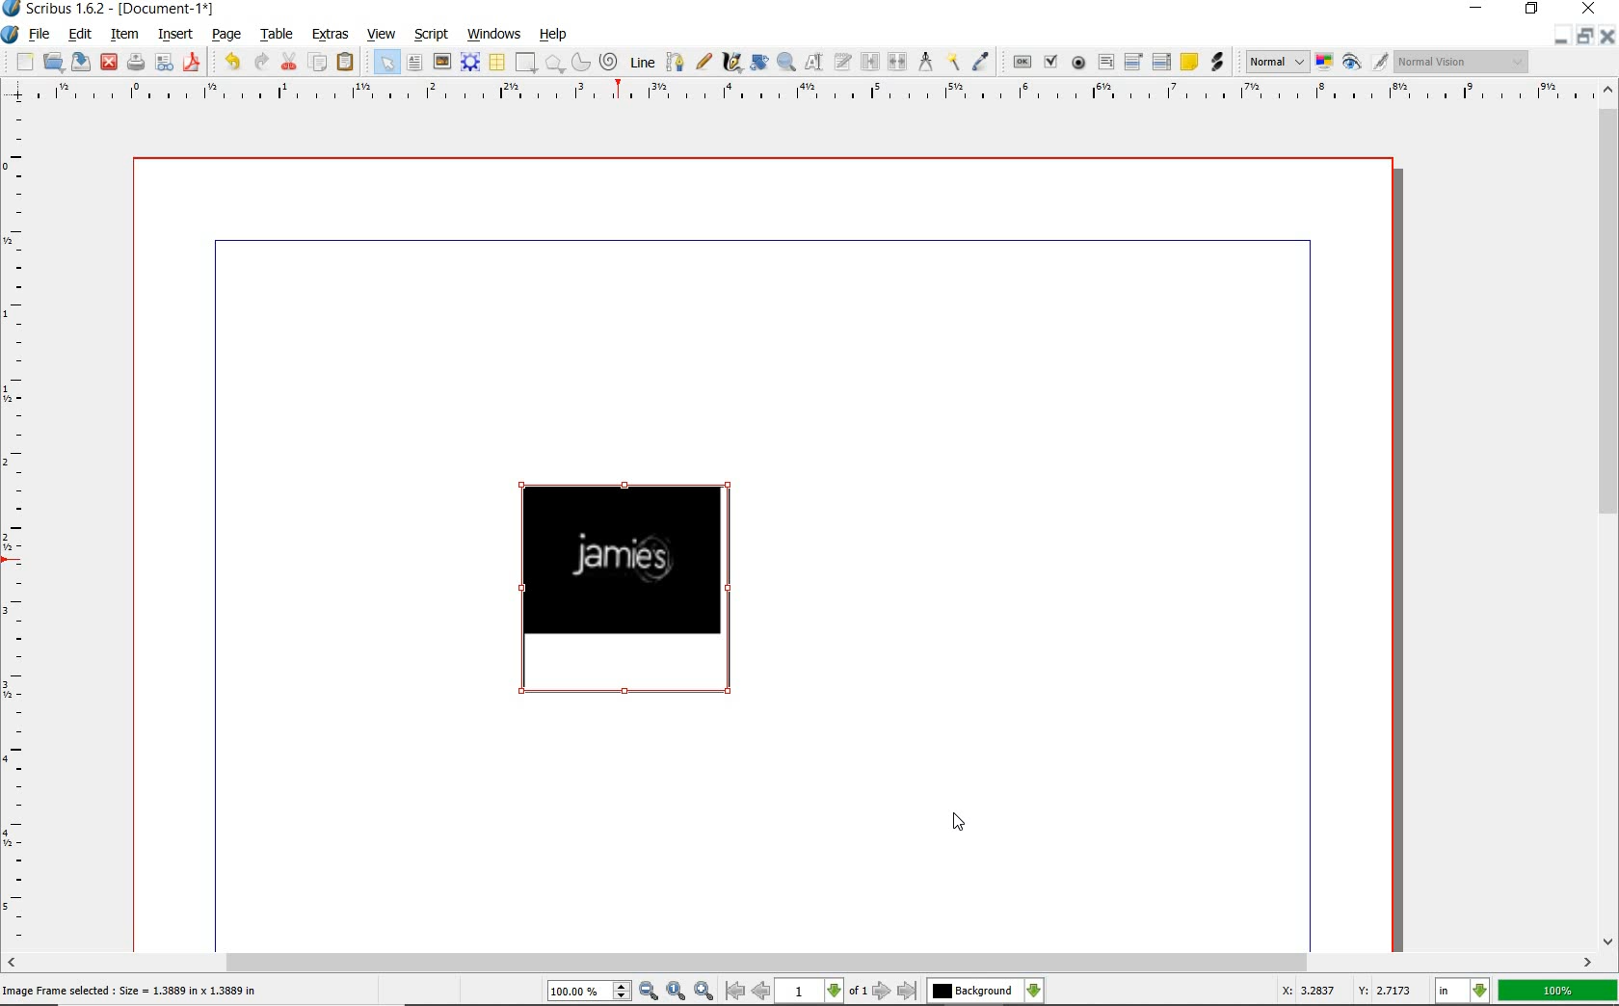 The width and height of the screenshot is (1619, 1006). What do you see at coordinates (985, 992) in the screenshot?
I see `select the current layer` at bounding box center [985, 992].